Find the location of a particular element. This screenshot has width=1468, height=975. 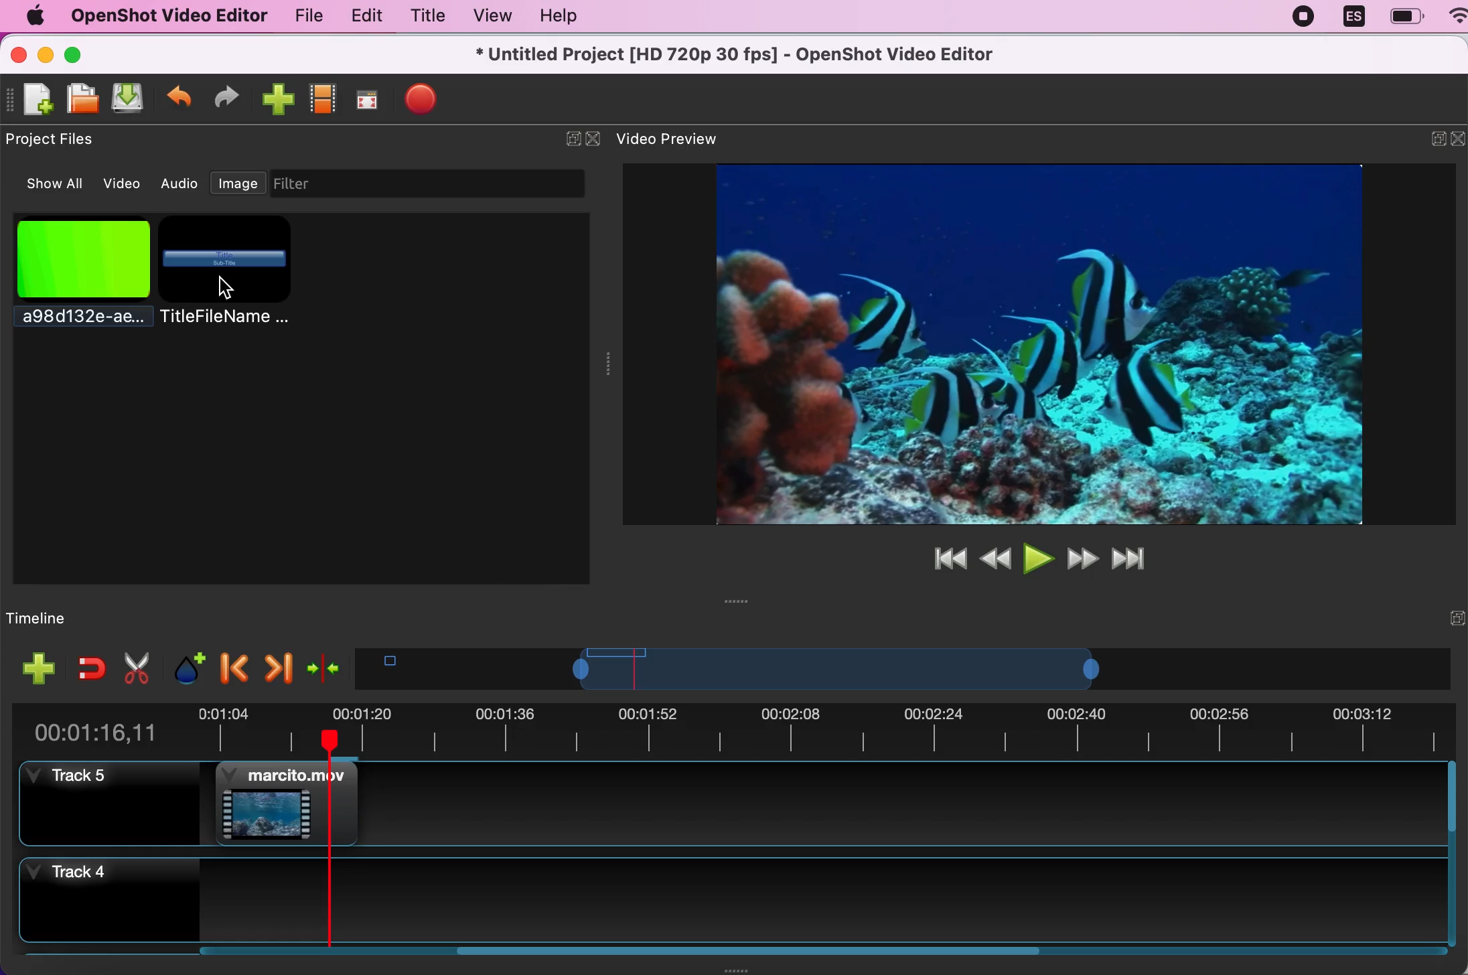

hide/expand is located at coordinates (1431, 617).